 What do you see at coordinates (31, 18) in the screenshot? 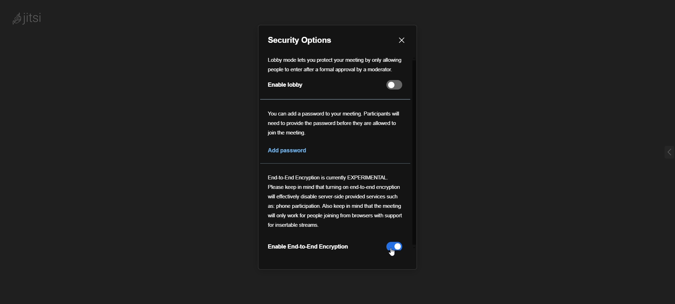
I see `Jitsi` at bounding box center [31, 18].